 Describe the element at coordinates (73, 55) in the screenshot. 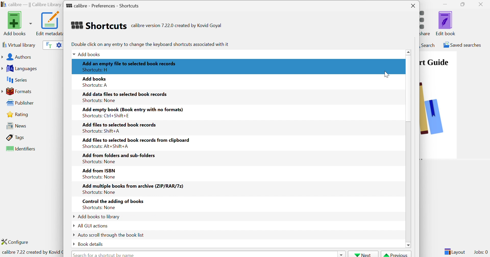

I see `Drop Down` at that location.